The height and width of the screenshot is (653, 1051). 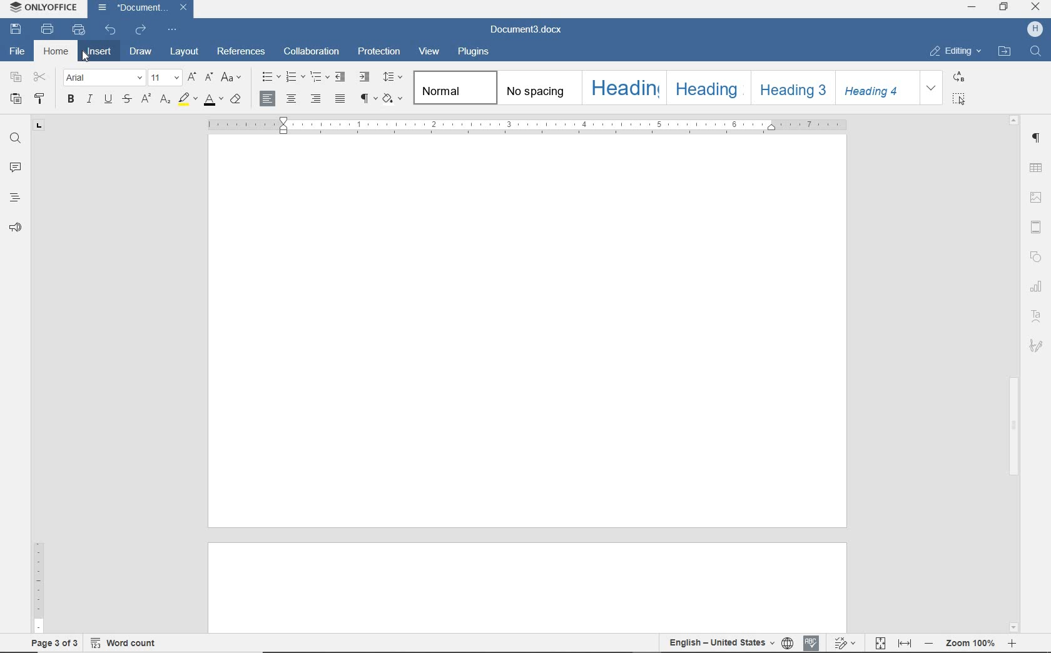 I want to click on DOCUMENT, so click(x=144, y=9).